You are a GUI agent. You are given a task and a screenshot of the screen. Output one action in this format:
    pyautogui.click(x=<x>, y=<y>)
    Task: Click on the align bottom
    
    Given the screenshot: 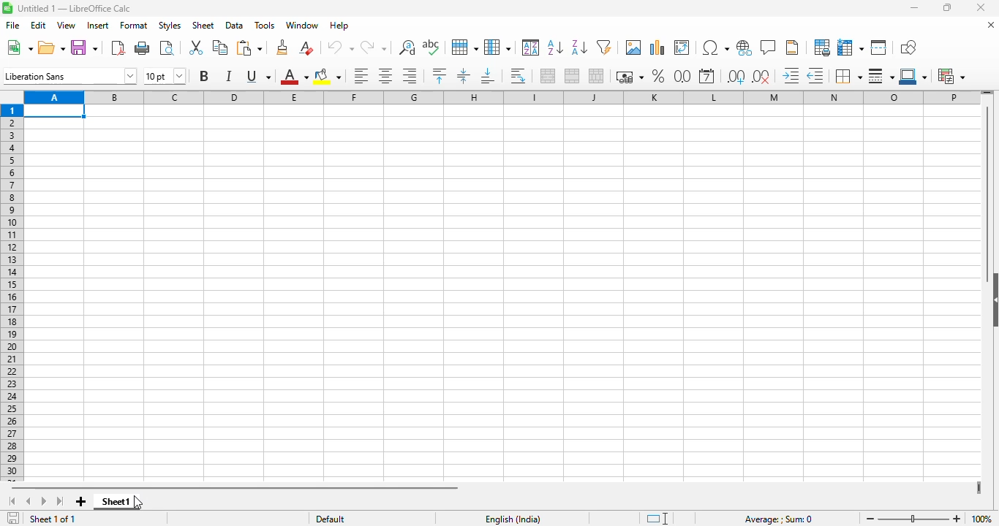 What is the action you would take?
    pyautogui.click(x=489, y=76)
    